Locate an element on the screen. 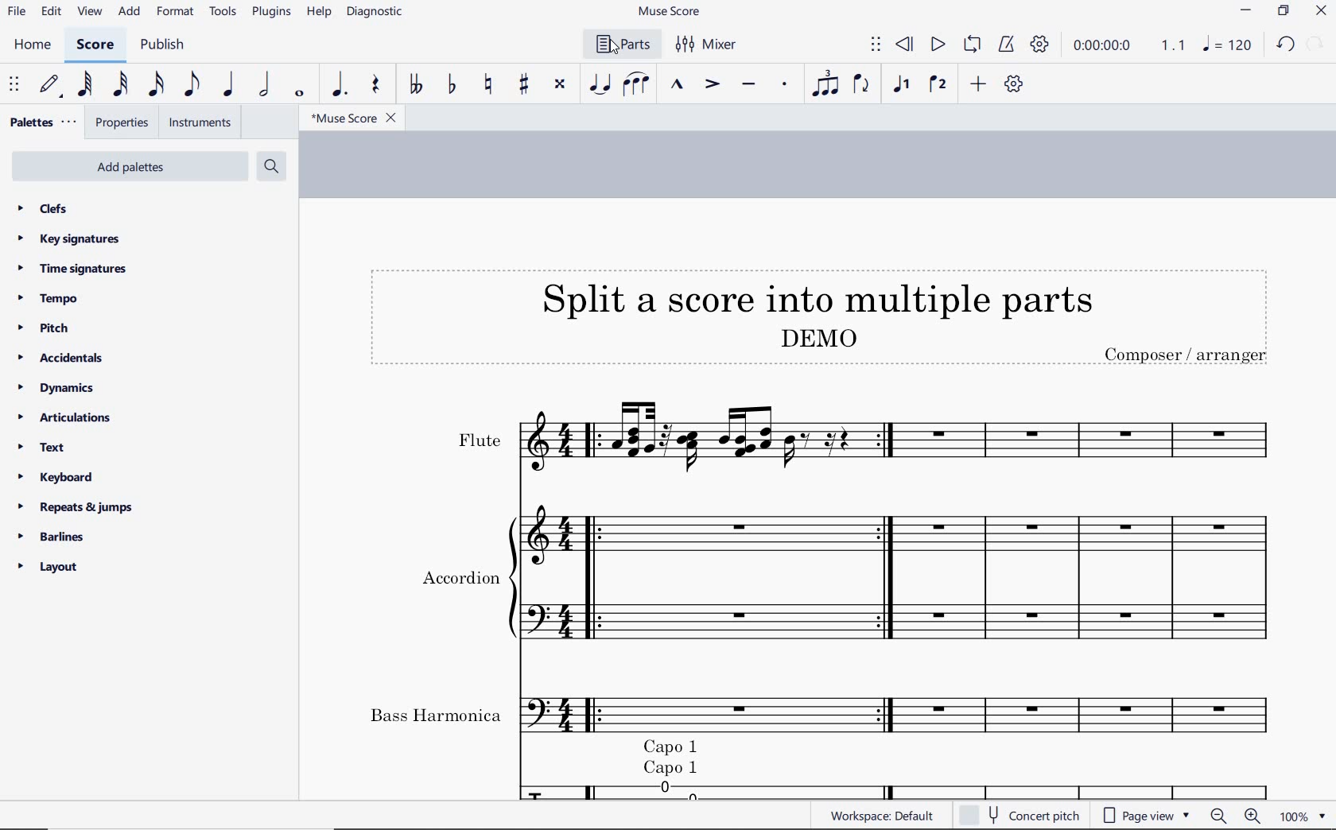  MINIMIZE is located at coordinates (1247, 12).